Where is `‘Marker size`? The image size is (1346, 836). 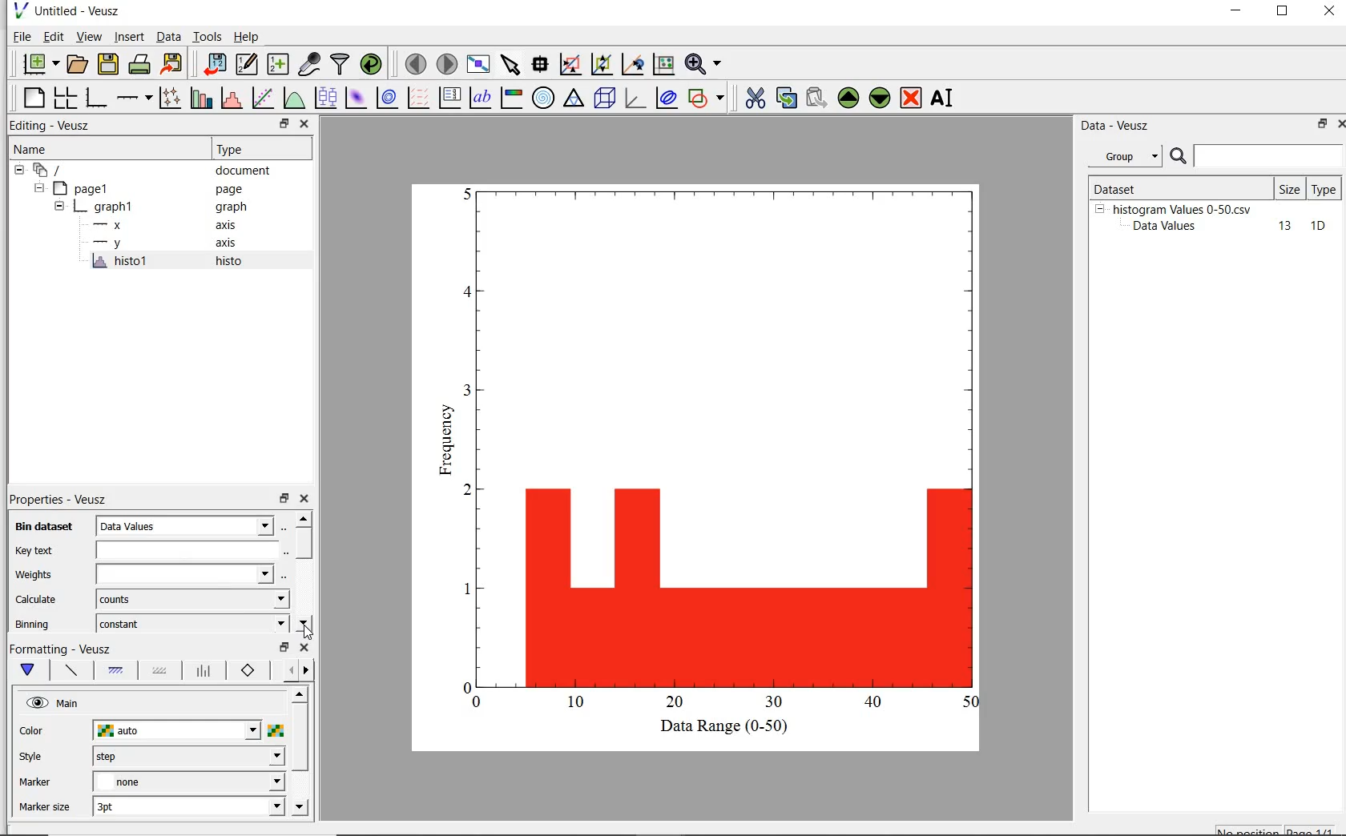 ‘Marker size is located at coordinates (46, 808).